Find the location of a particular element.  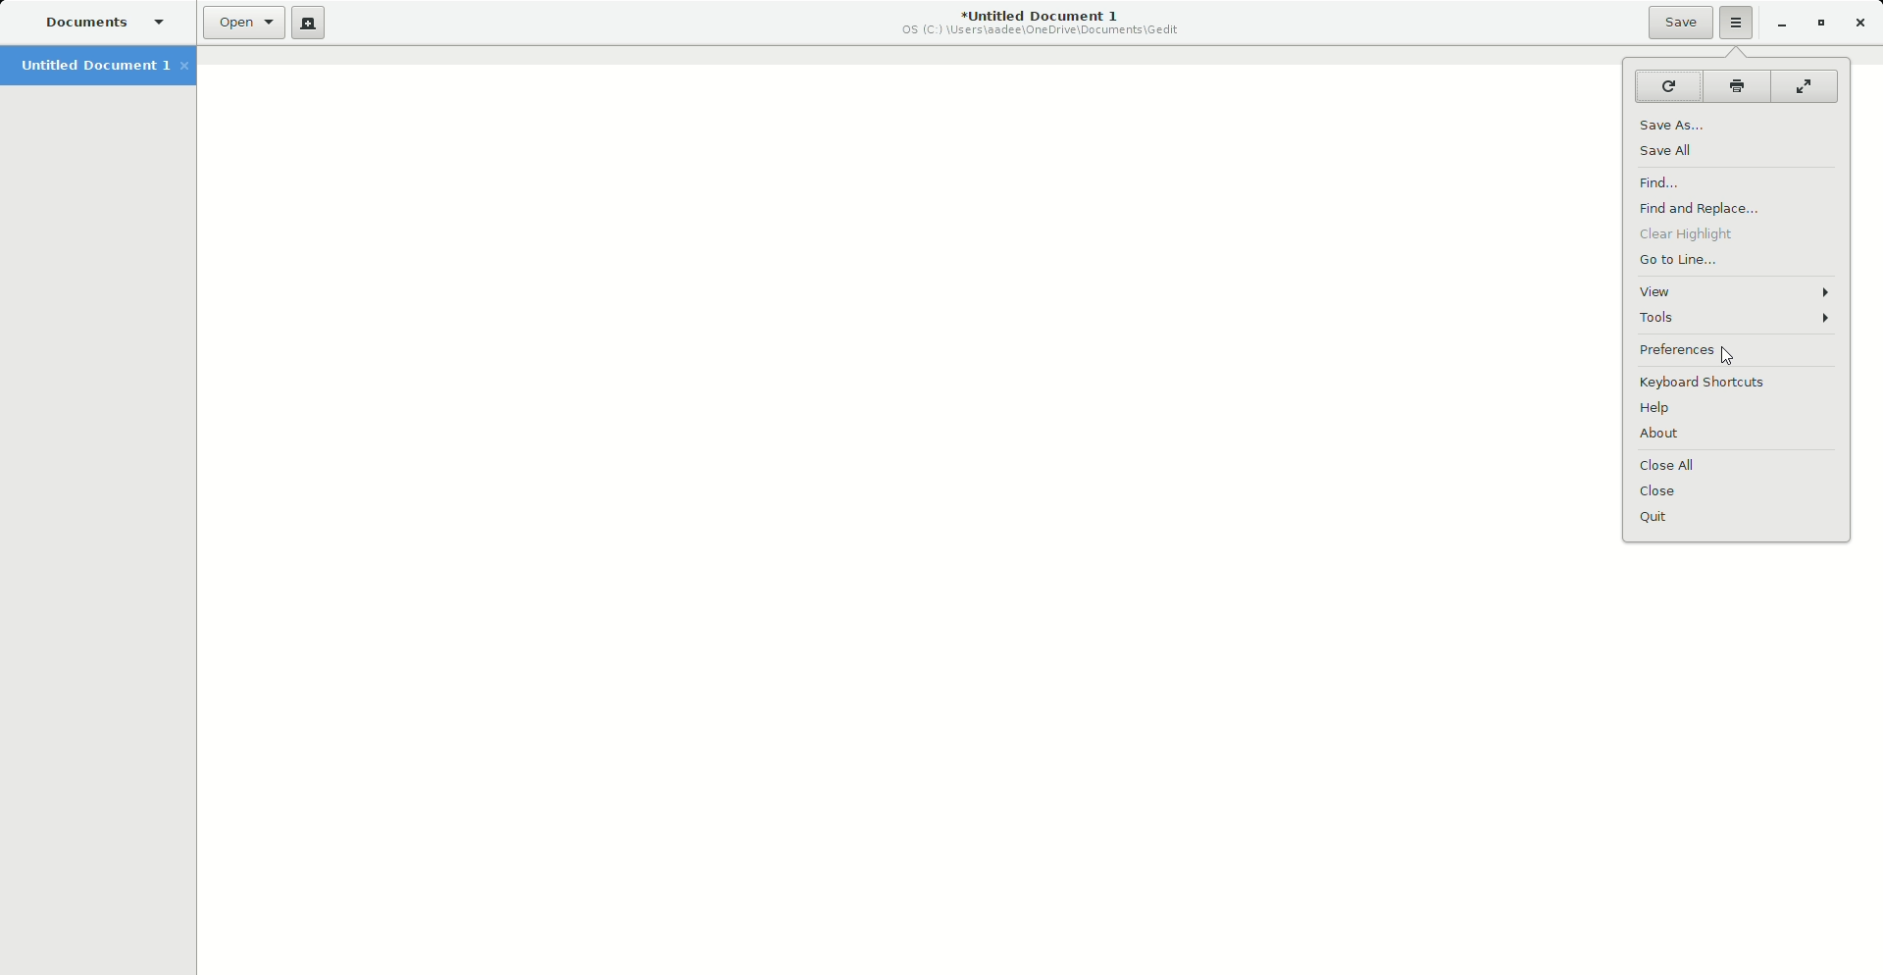

VIew is located at coordinates (1736, 290).